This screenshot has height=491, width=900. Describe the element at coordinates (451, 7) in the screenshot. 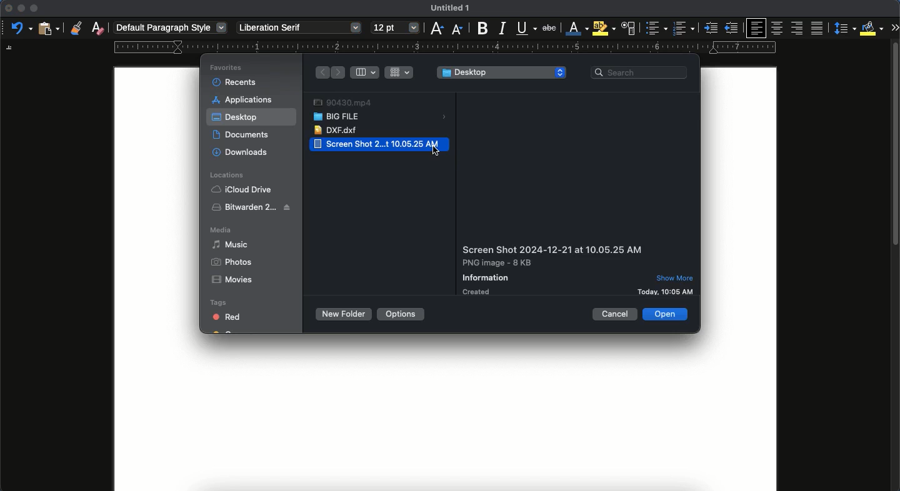

I see `untitled 1` at that location.